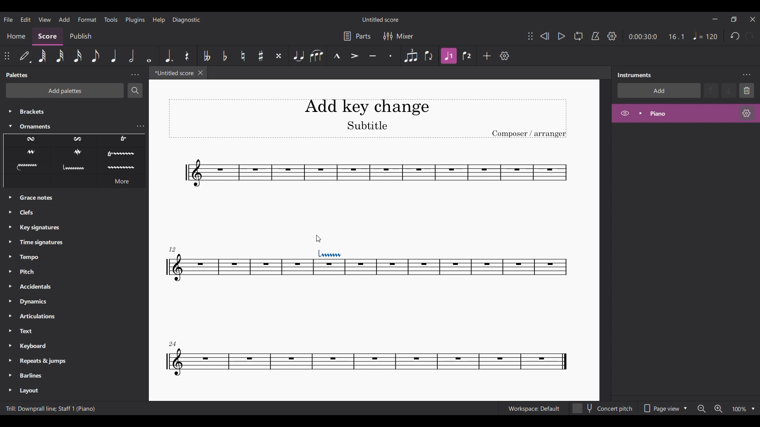 The width and height of the screenshot is (760, 427). Describe the element at coordinates (372, 55) in the screenshot. I see `Tuneto` at that location.